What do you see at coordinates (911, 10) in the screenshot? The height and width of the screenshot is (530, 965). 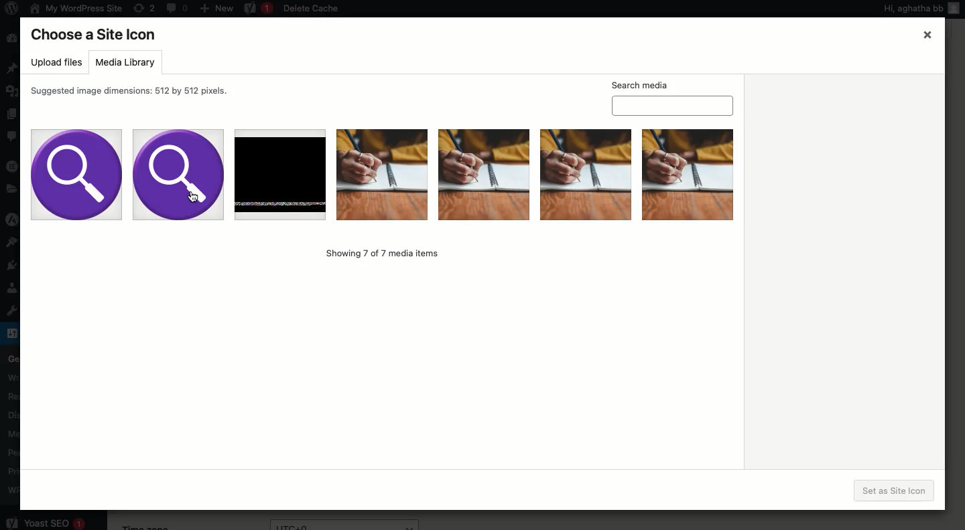 I see `Hi, agatha bb` at bounding box center [911, 10].